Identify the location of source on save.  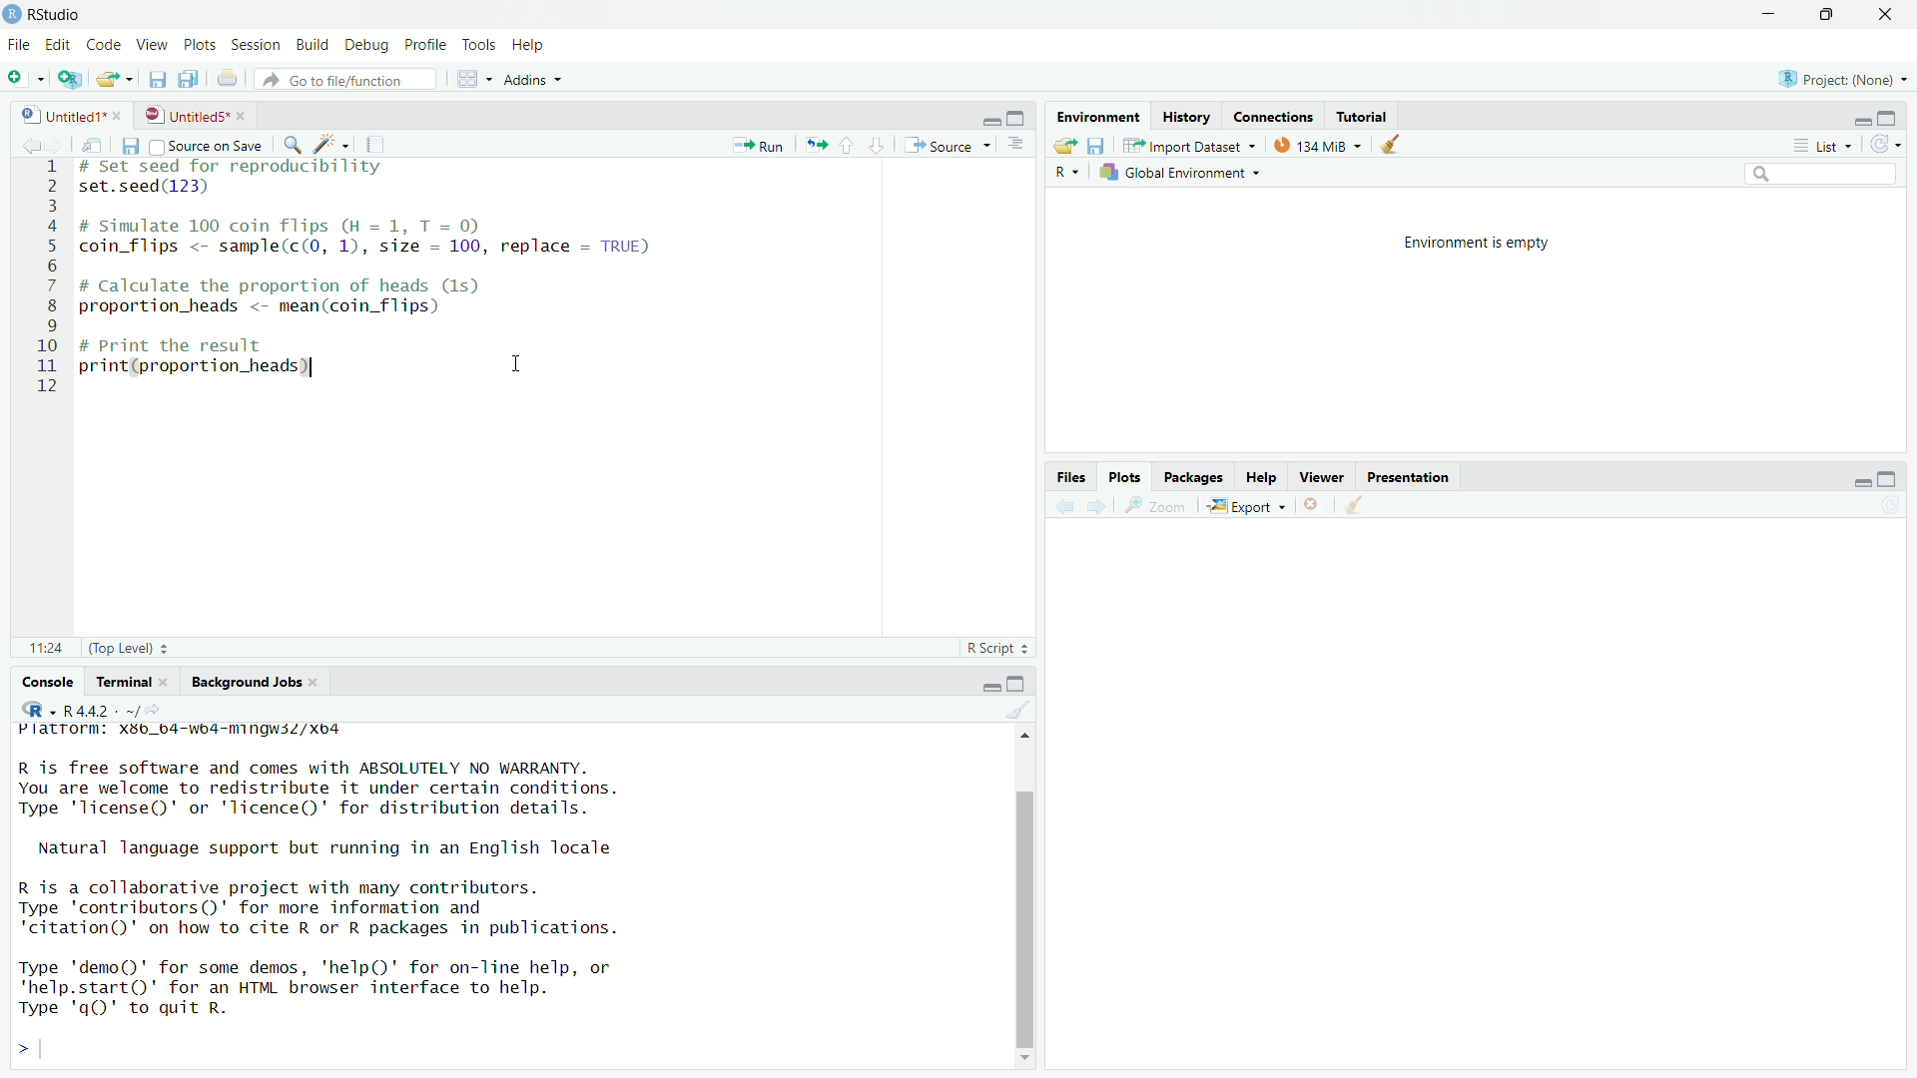
(206, 143).